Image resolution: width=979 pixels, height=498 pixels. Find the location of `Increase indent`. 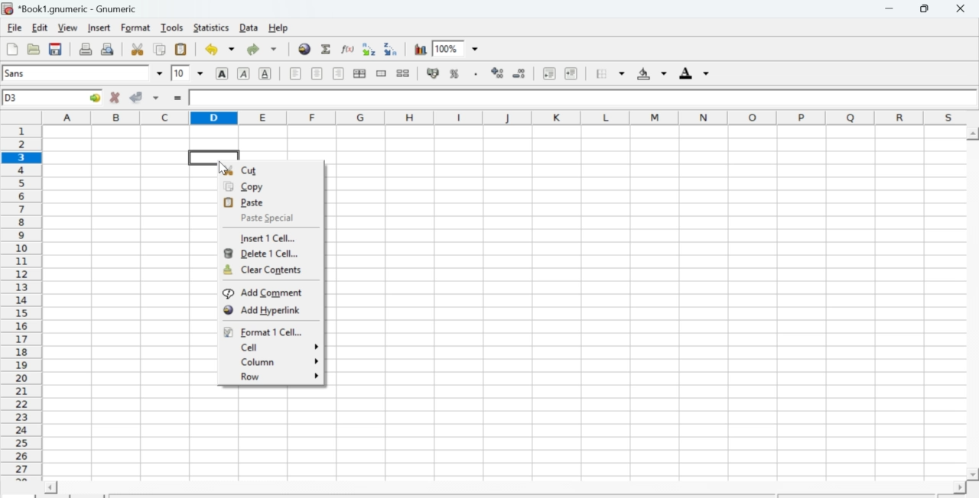

Increase indent is located at coordinates (574, 73).